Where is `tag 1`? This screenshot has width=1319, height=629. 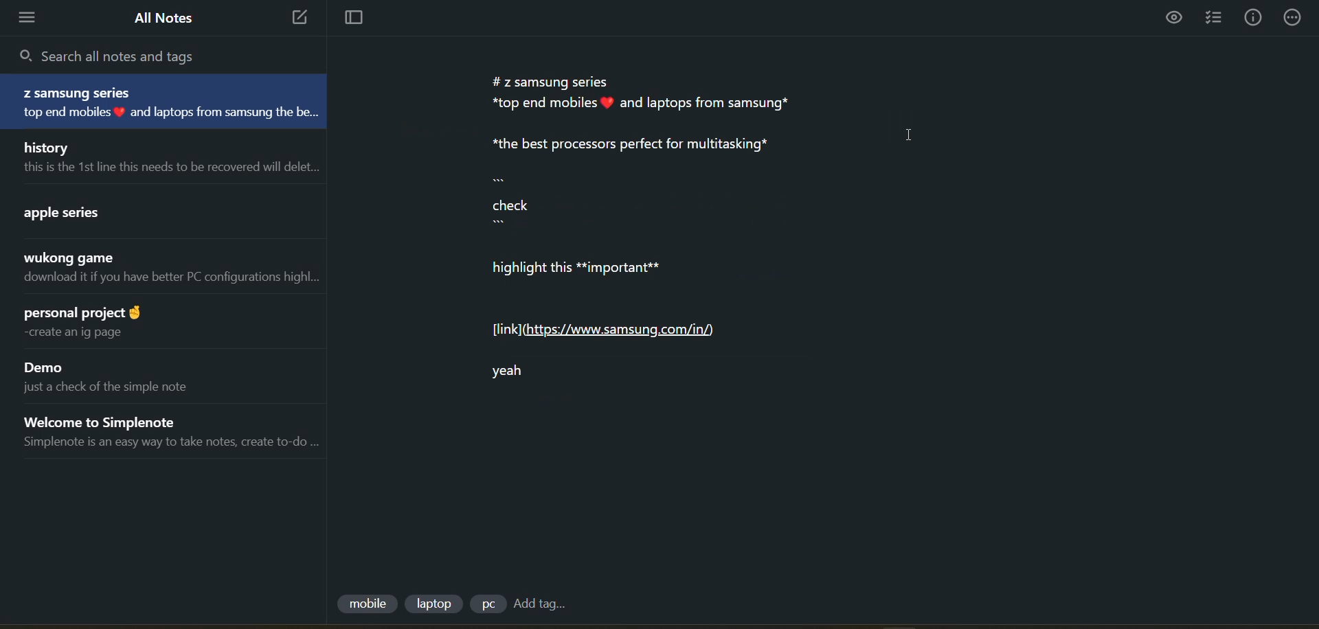
tag 1 is located at coordinates (366, 605).